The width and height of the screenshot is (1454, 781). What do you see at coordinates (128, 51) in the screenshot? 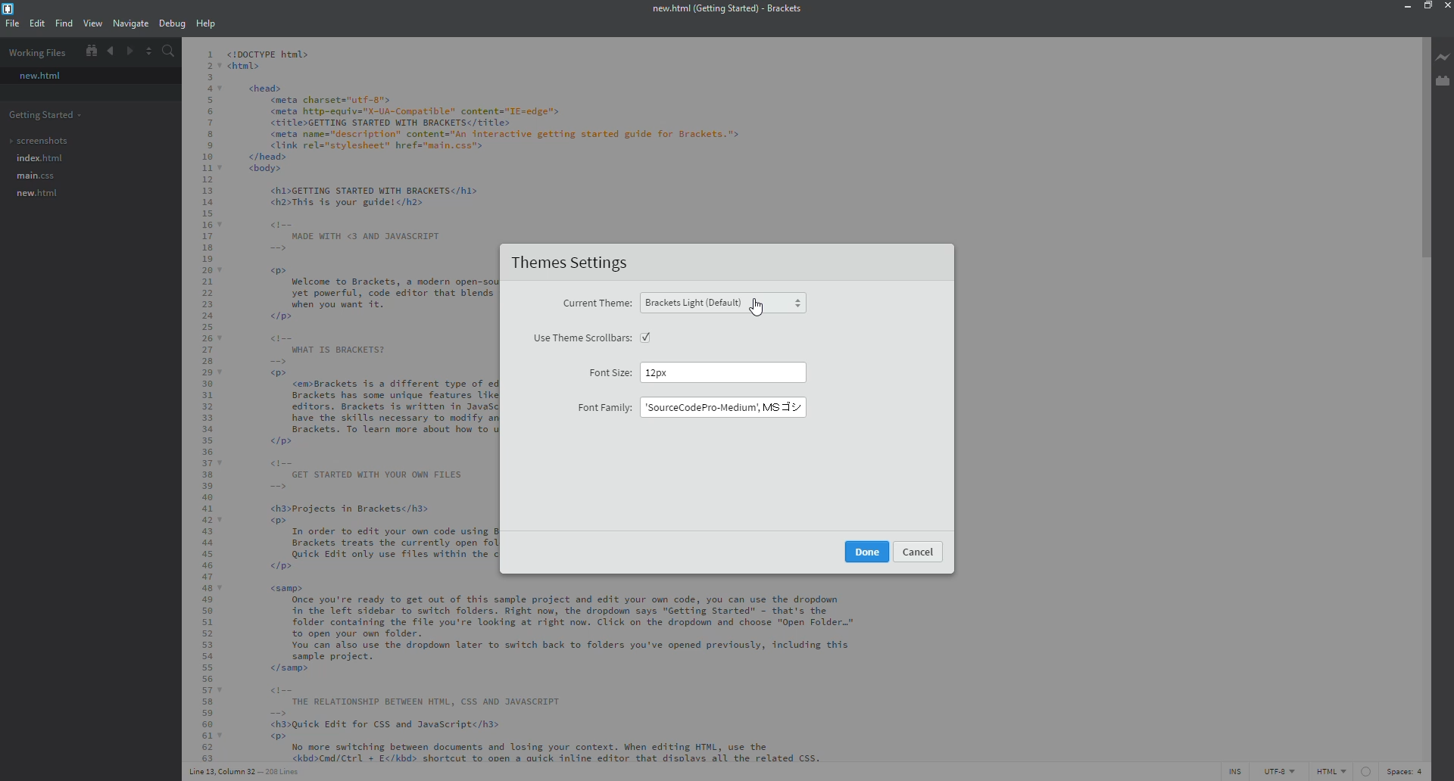
I see `forward` at bounding box center [128, 51].